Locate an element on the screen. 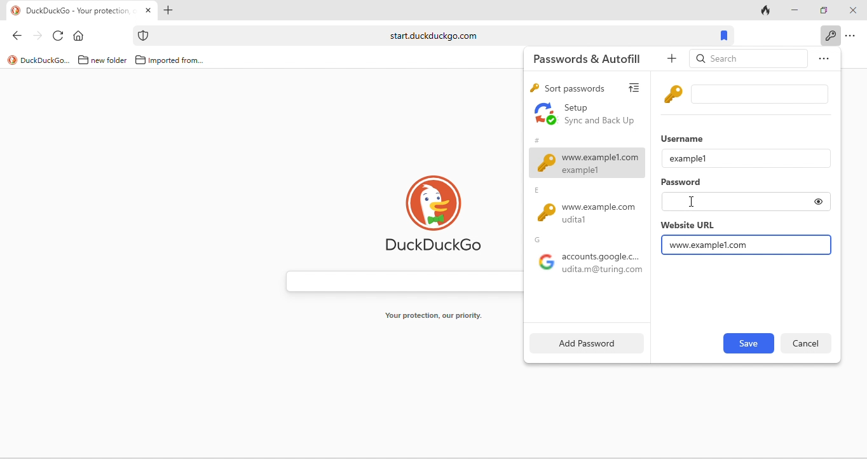 The width and height of the screenshot is (867, 459). set up is located at coordinates (586, 115).